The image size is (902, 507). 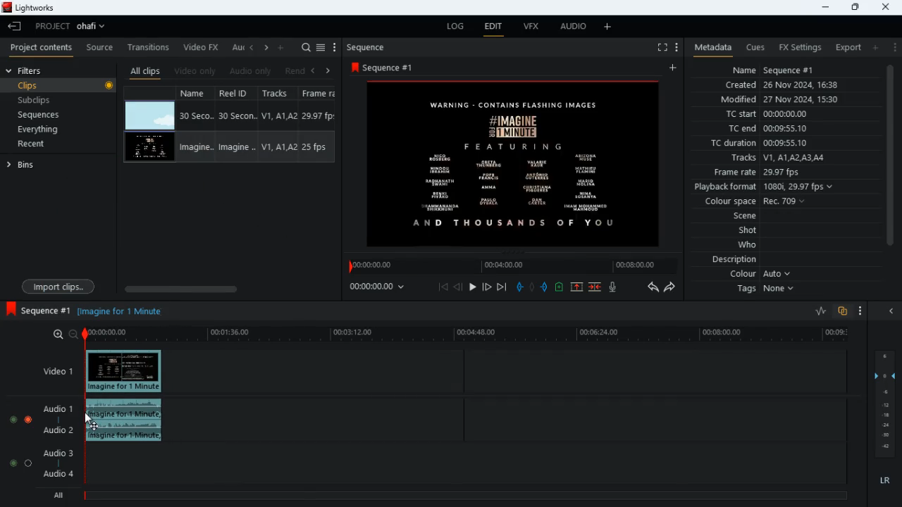 I want to click on close, so click(x=887, y=6).